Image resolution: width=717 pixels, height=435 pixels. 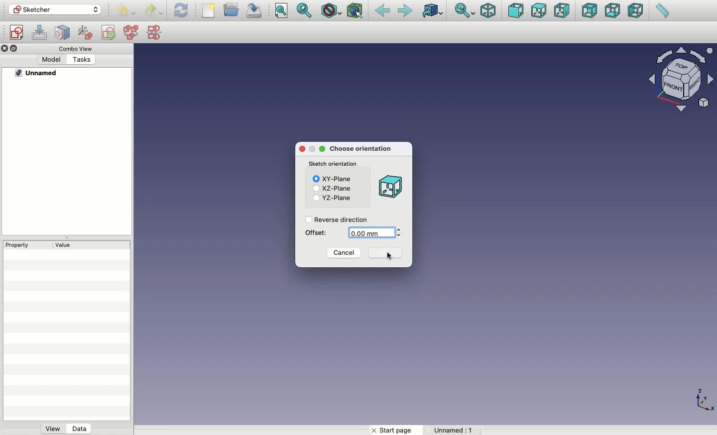 What do you see at coordinates (73, 48) in the screenshot?
I see `` at bounding box center [73, 48].